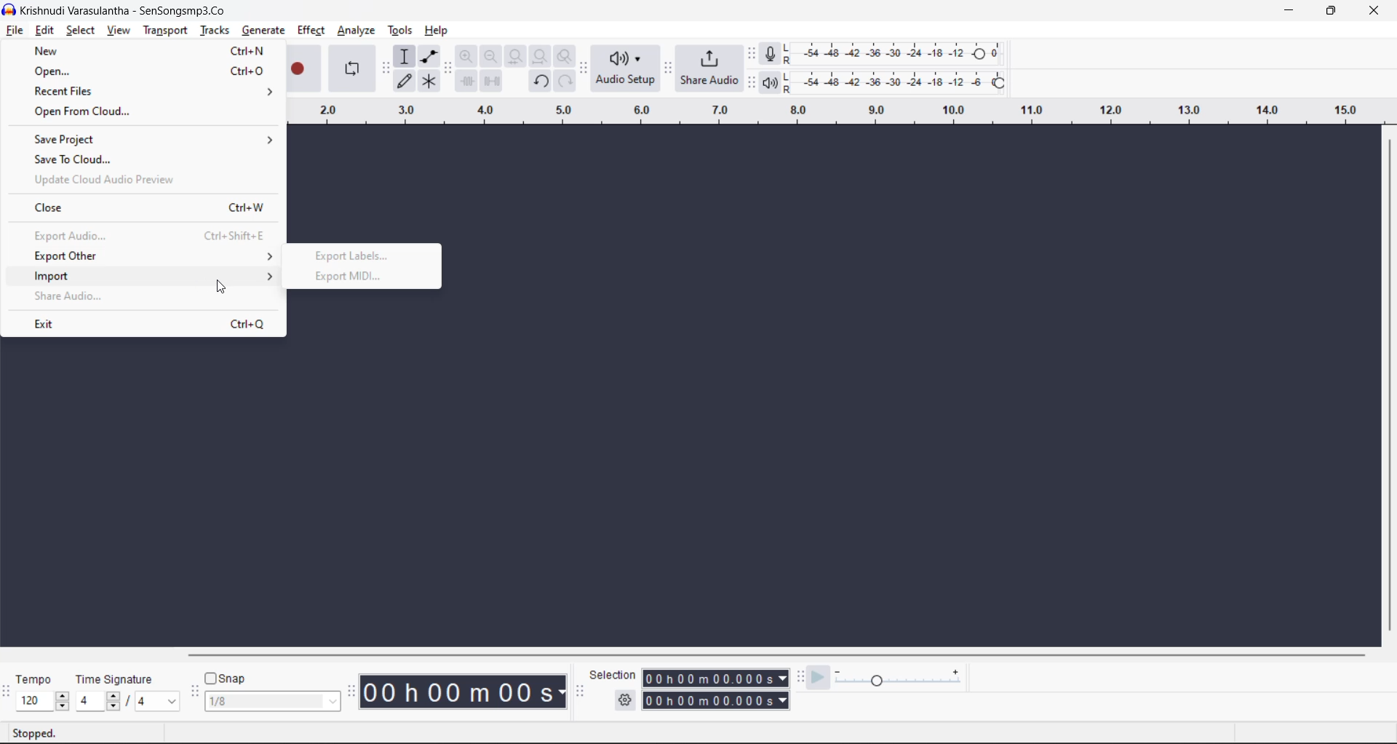  What do you see at coordinates (359, 31) in the screenshot?
I see `analyze` at bounding box center [359, 31].